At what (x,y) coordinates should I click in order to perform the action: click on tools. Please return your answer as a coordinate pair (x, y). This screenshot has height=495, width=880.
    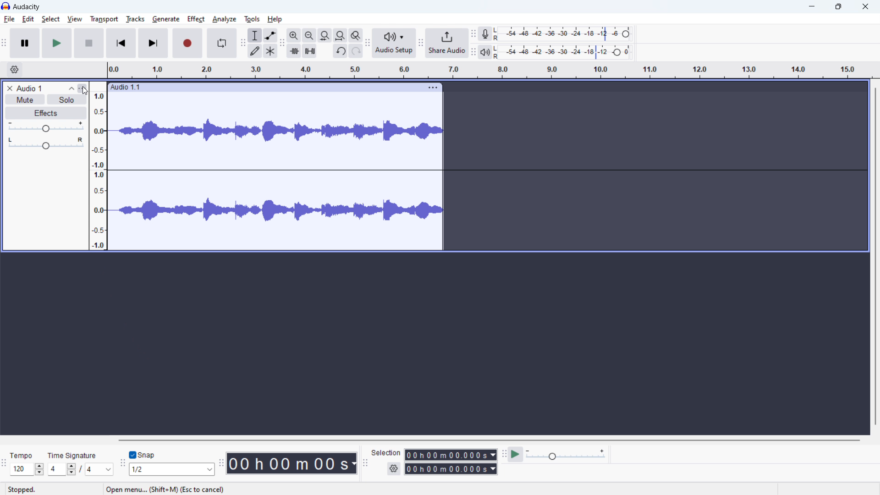
    Looking at the image, I should click on (252, 19).